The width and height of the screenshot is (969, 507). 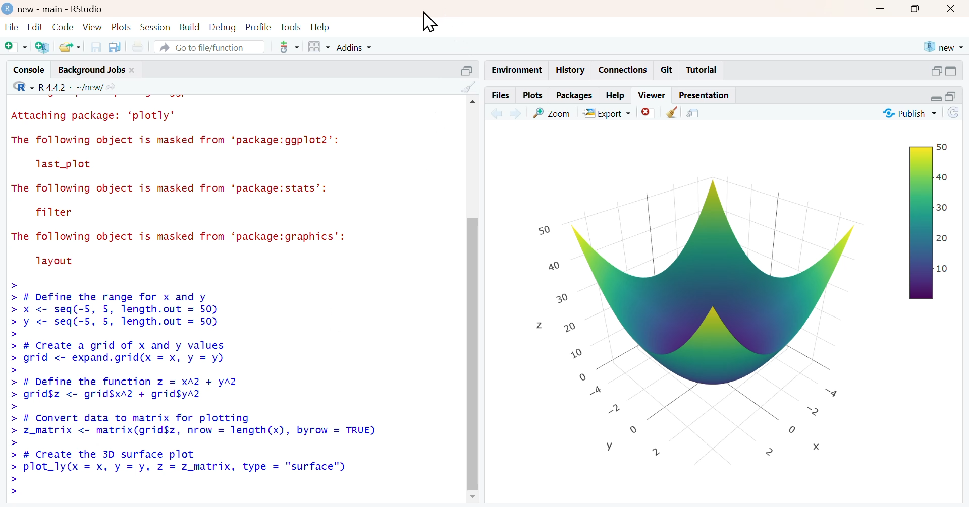 What do you see at coordinates (15, 46) in the screenshot?
I see `new file` at bounding box center [15, 46].